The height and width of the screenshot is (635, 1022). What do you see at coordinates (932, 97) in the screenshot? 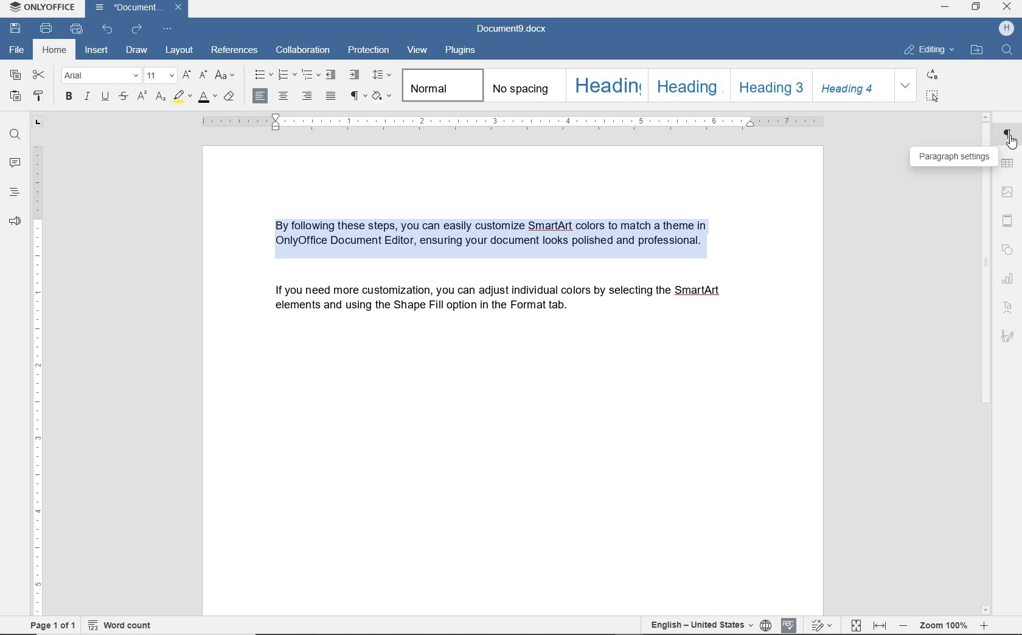
I see `select all` at bounding box center [932, 97].